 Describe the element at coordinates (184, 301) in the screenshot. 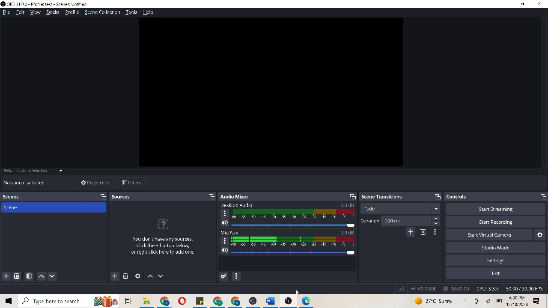

I see `opera` at that location.